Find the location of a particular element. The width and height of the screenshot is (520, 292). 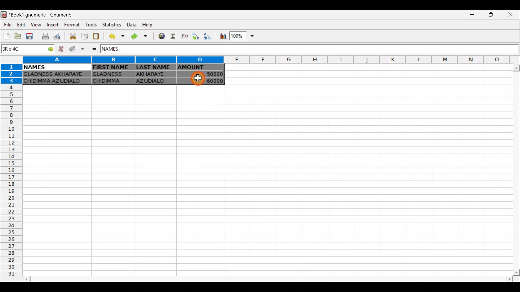

Cursor hovering on cell D3 is located at coordinates (200, 79).